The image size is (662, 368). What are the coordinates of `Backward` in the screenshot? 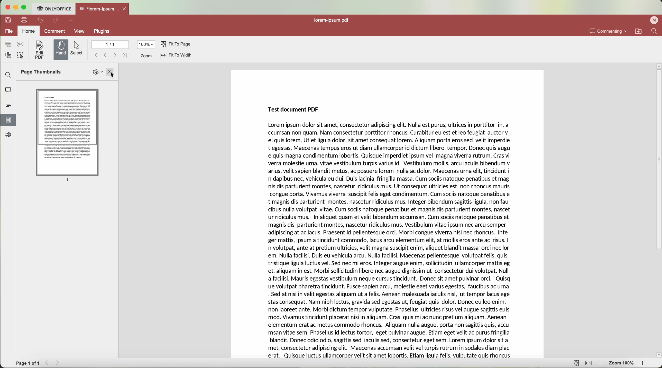 It's located at (48, 363).